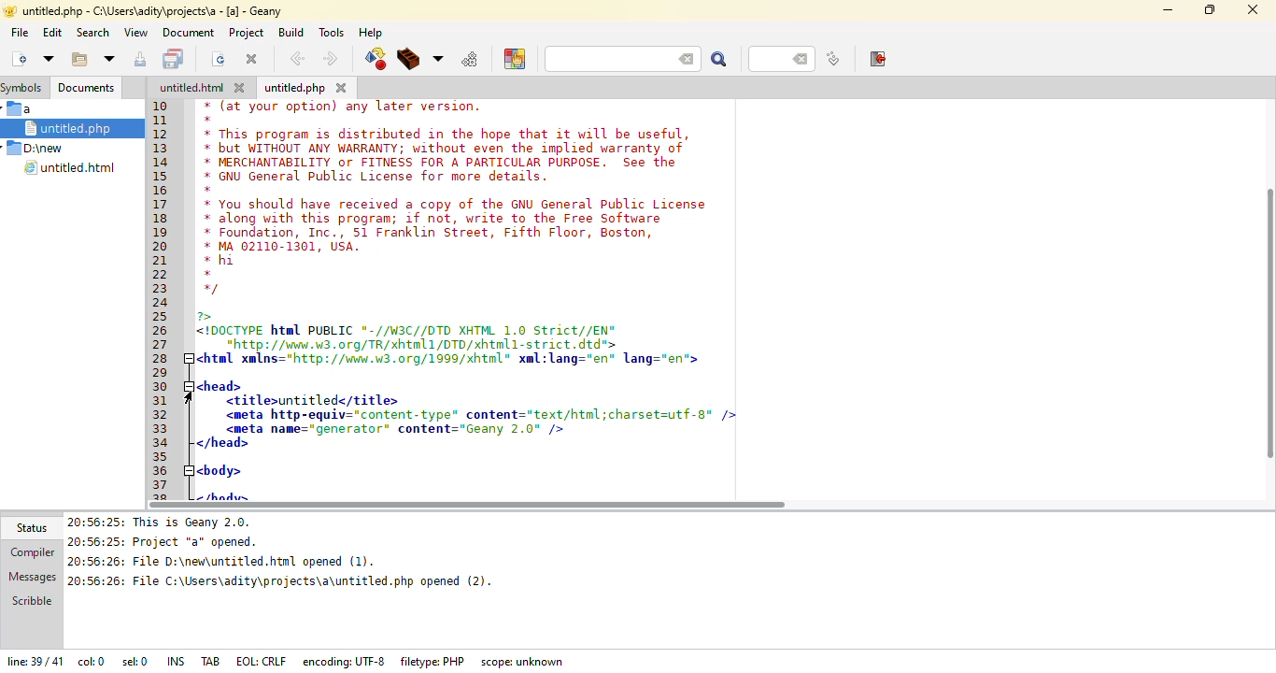 Image resolution: width=1276 pixels, height=673 pixels. Describe the element at coordinates (174, 59) in the screenshot. I see `save all` at that location.